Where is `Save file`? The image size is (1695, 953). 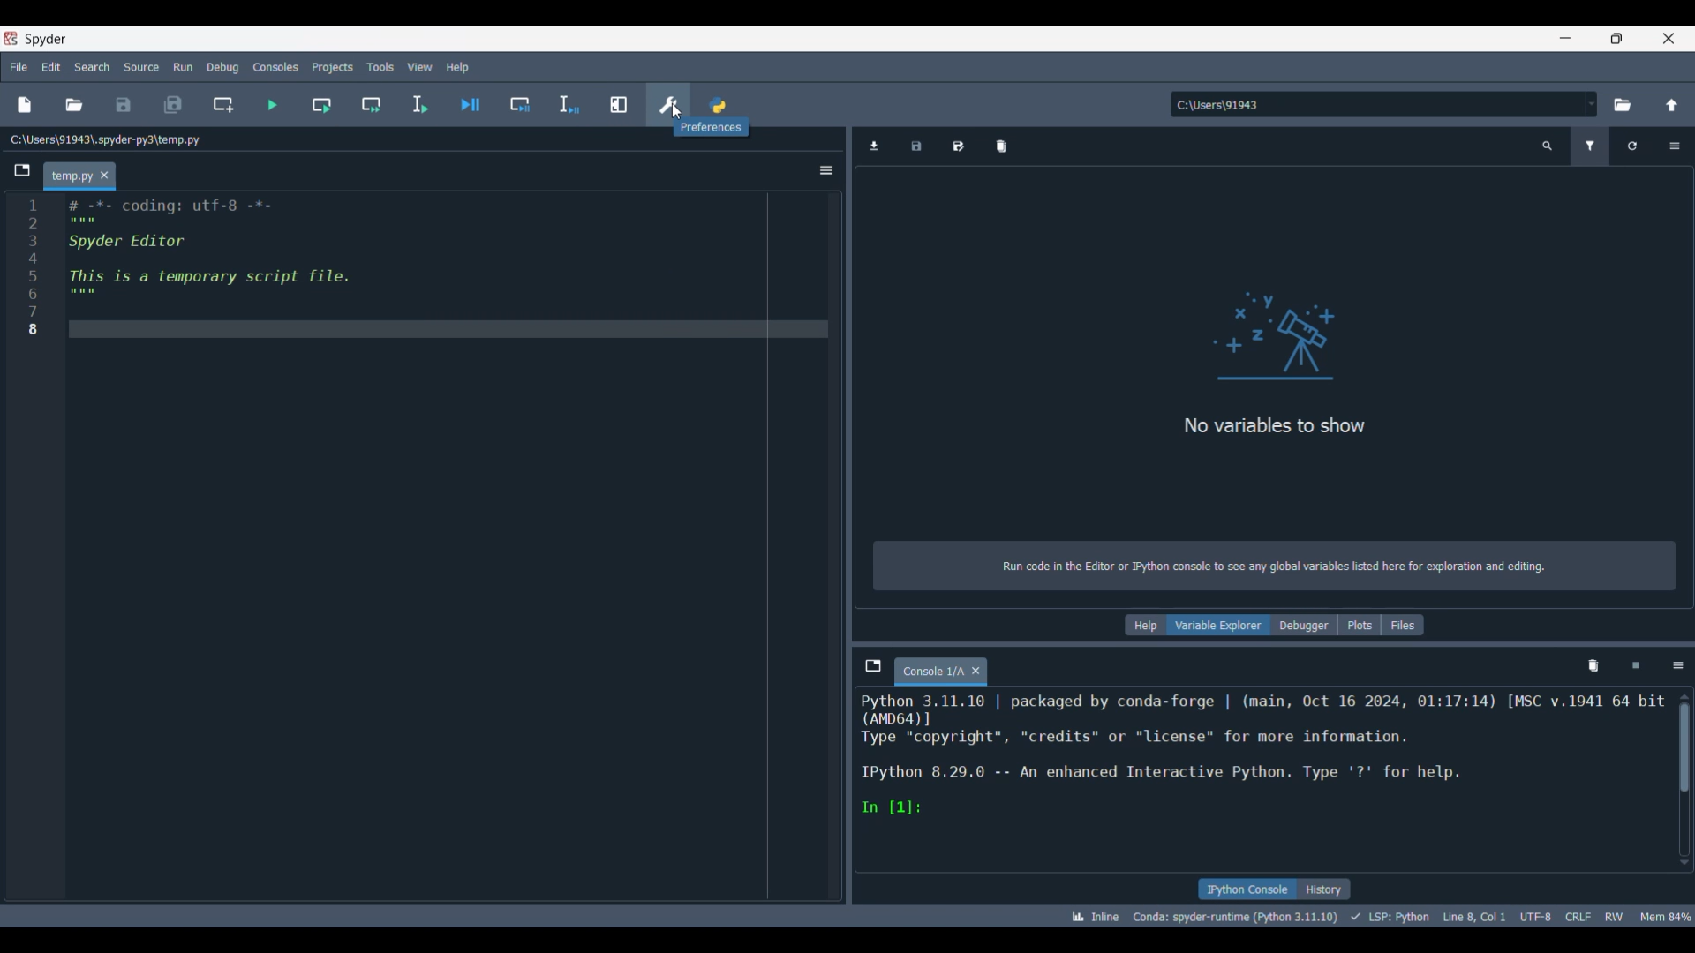
Save file is located at coordinates (124, 105).